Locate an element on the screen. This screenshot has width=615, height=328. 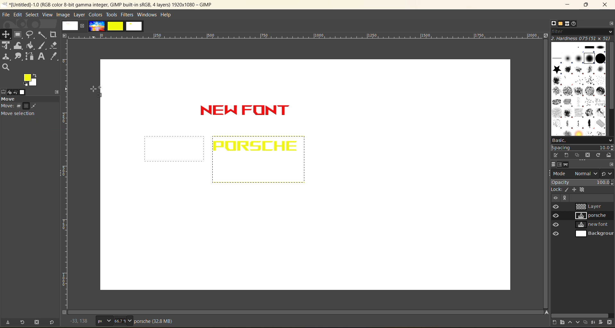
file is located at coordinates (5, 14).